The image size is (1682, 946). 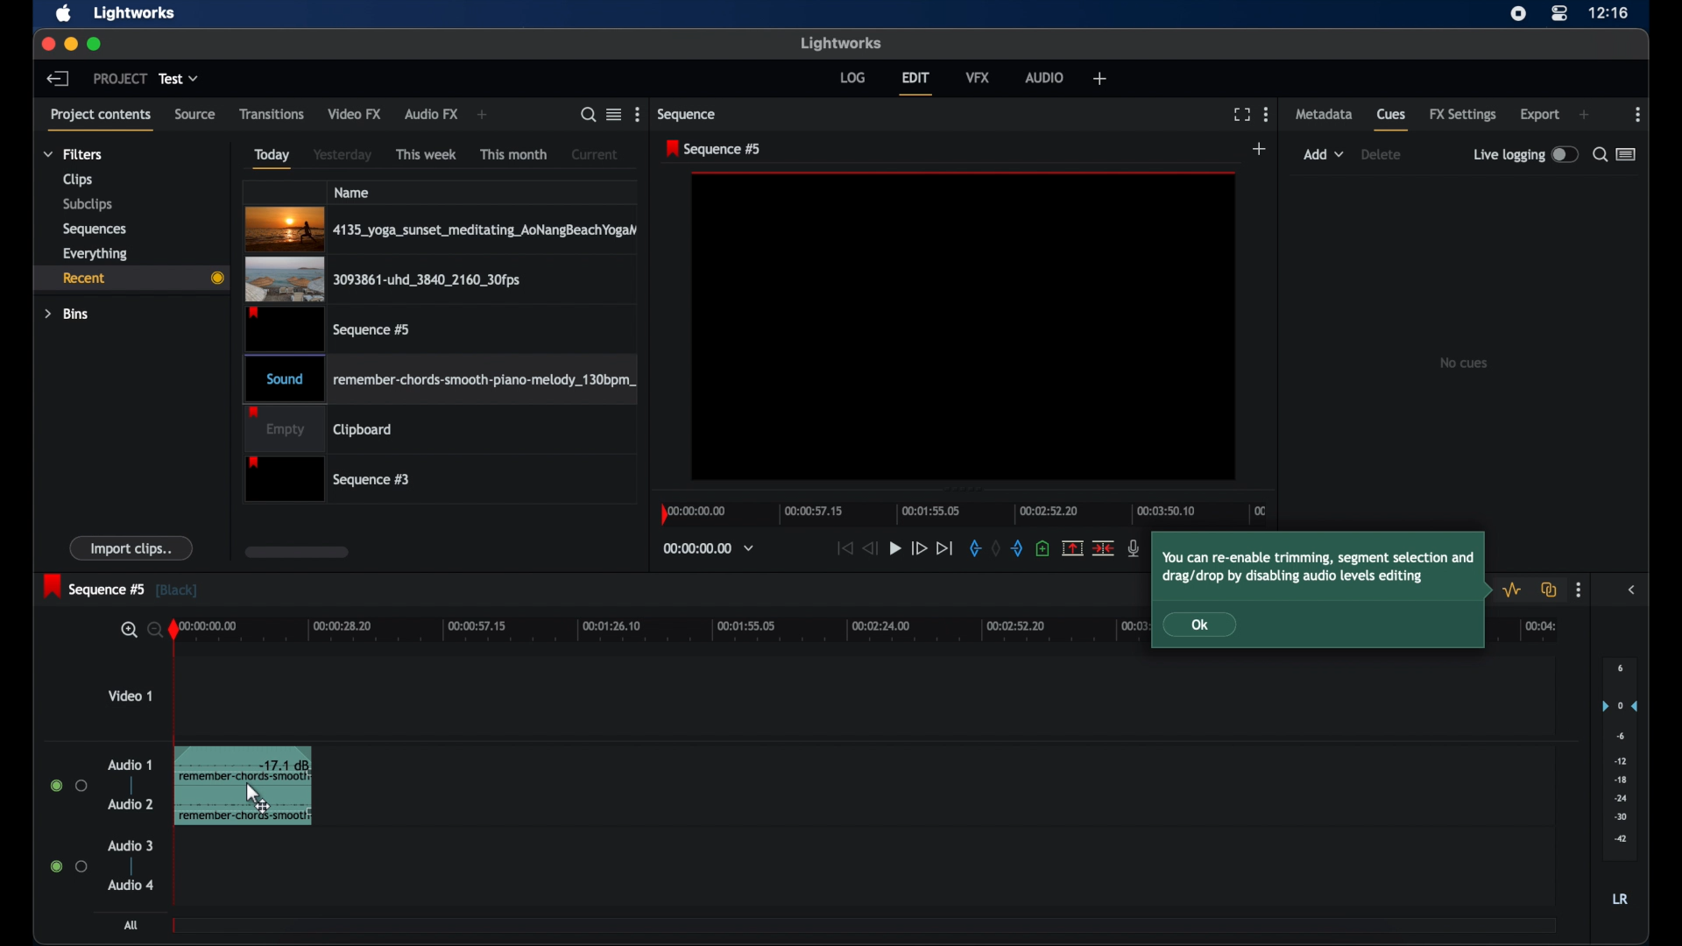 I want to click on no cues, so click(x=1463, y=363).